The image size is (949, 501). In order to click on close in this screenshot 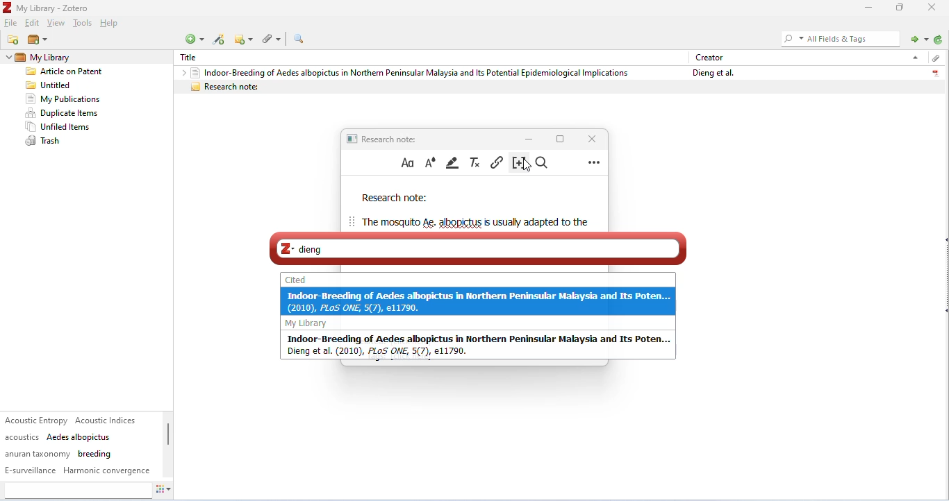, I will do `click(934, 7)`.